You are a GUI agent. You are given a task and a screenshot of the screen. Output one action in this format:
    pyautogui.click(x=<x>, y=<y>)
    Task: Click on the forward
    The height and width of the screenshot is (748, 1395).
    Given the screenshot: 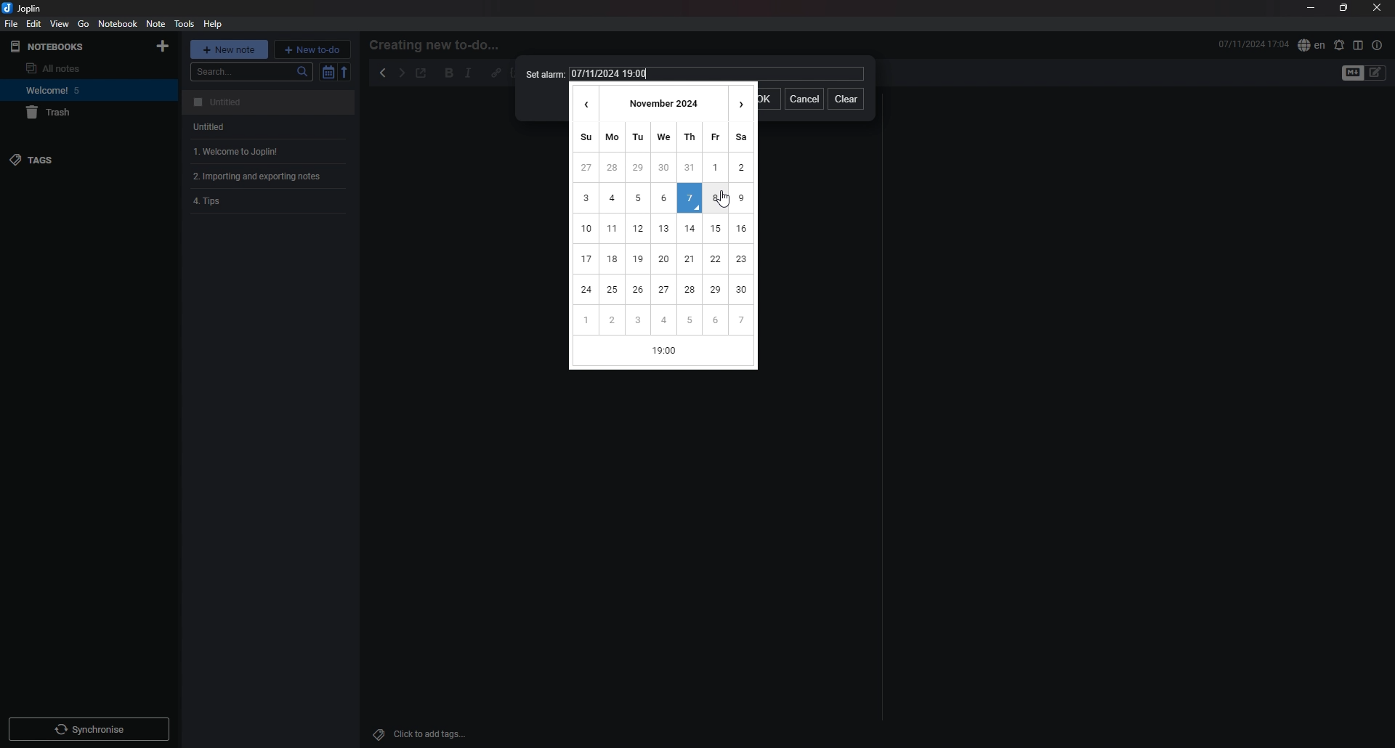 What is the action you would take?
    pyautogui.click(x=402, y=73)
    